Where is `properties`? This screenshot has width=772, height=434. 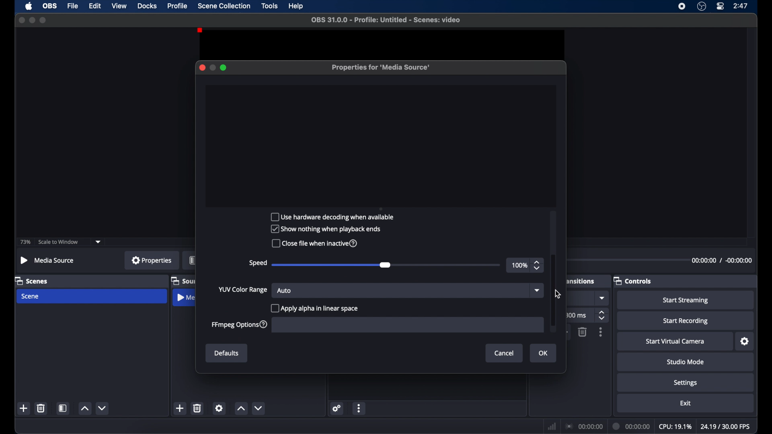
properties is located at coordinates (152, 260).